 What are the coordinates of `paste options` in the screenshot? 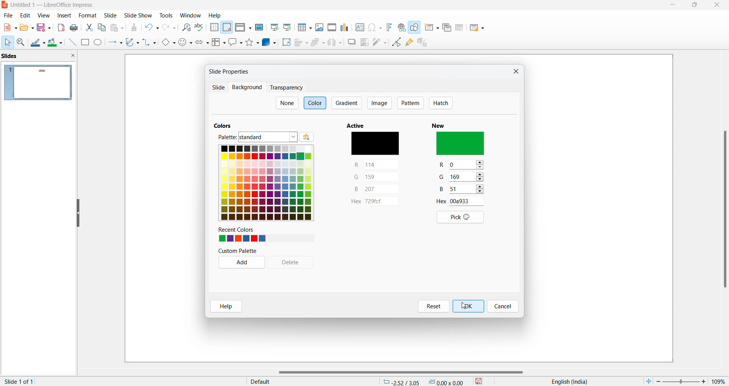 It's located at (119, 28).